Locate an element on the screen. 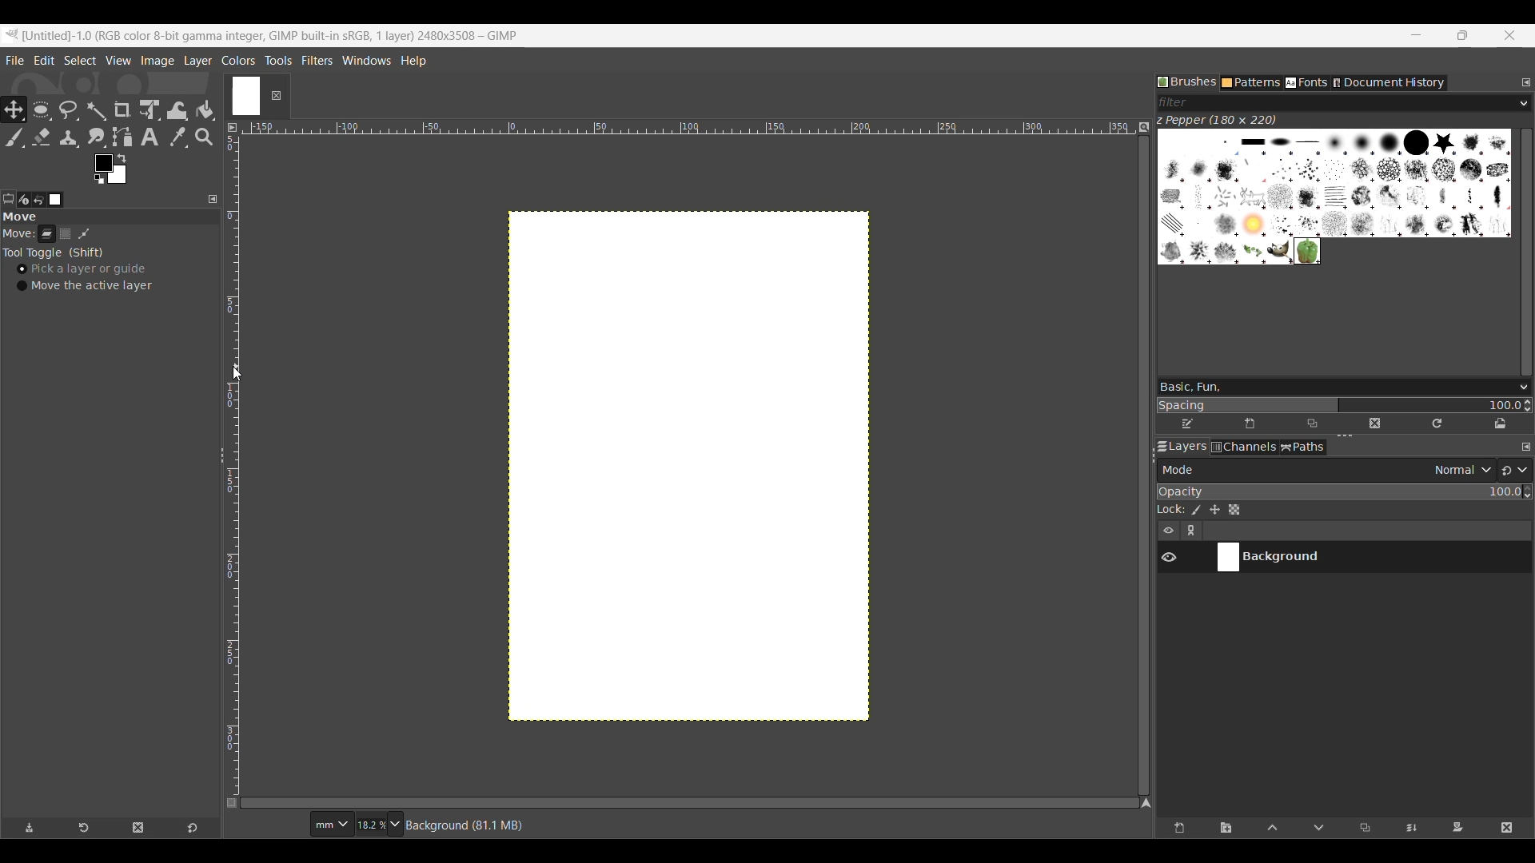 This screenshot has width=1535, height=863. Open brush as image is located at coordinates (1501, 424).